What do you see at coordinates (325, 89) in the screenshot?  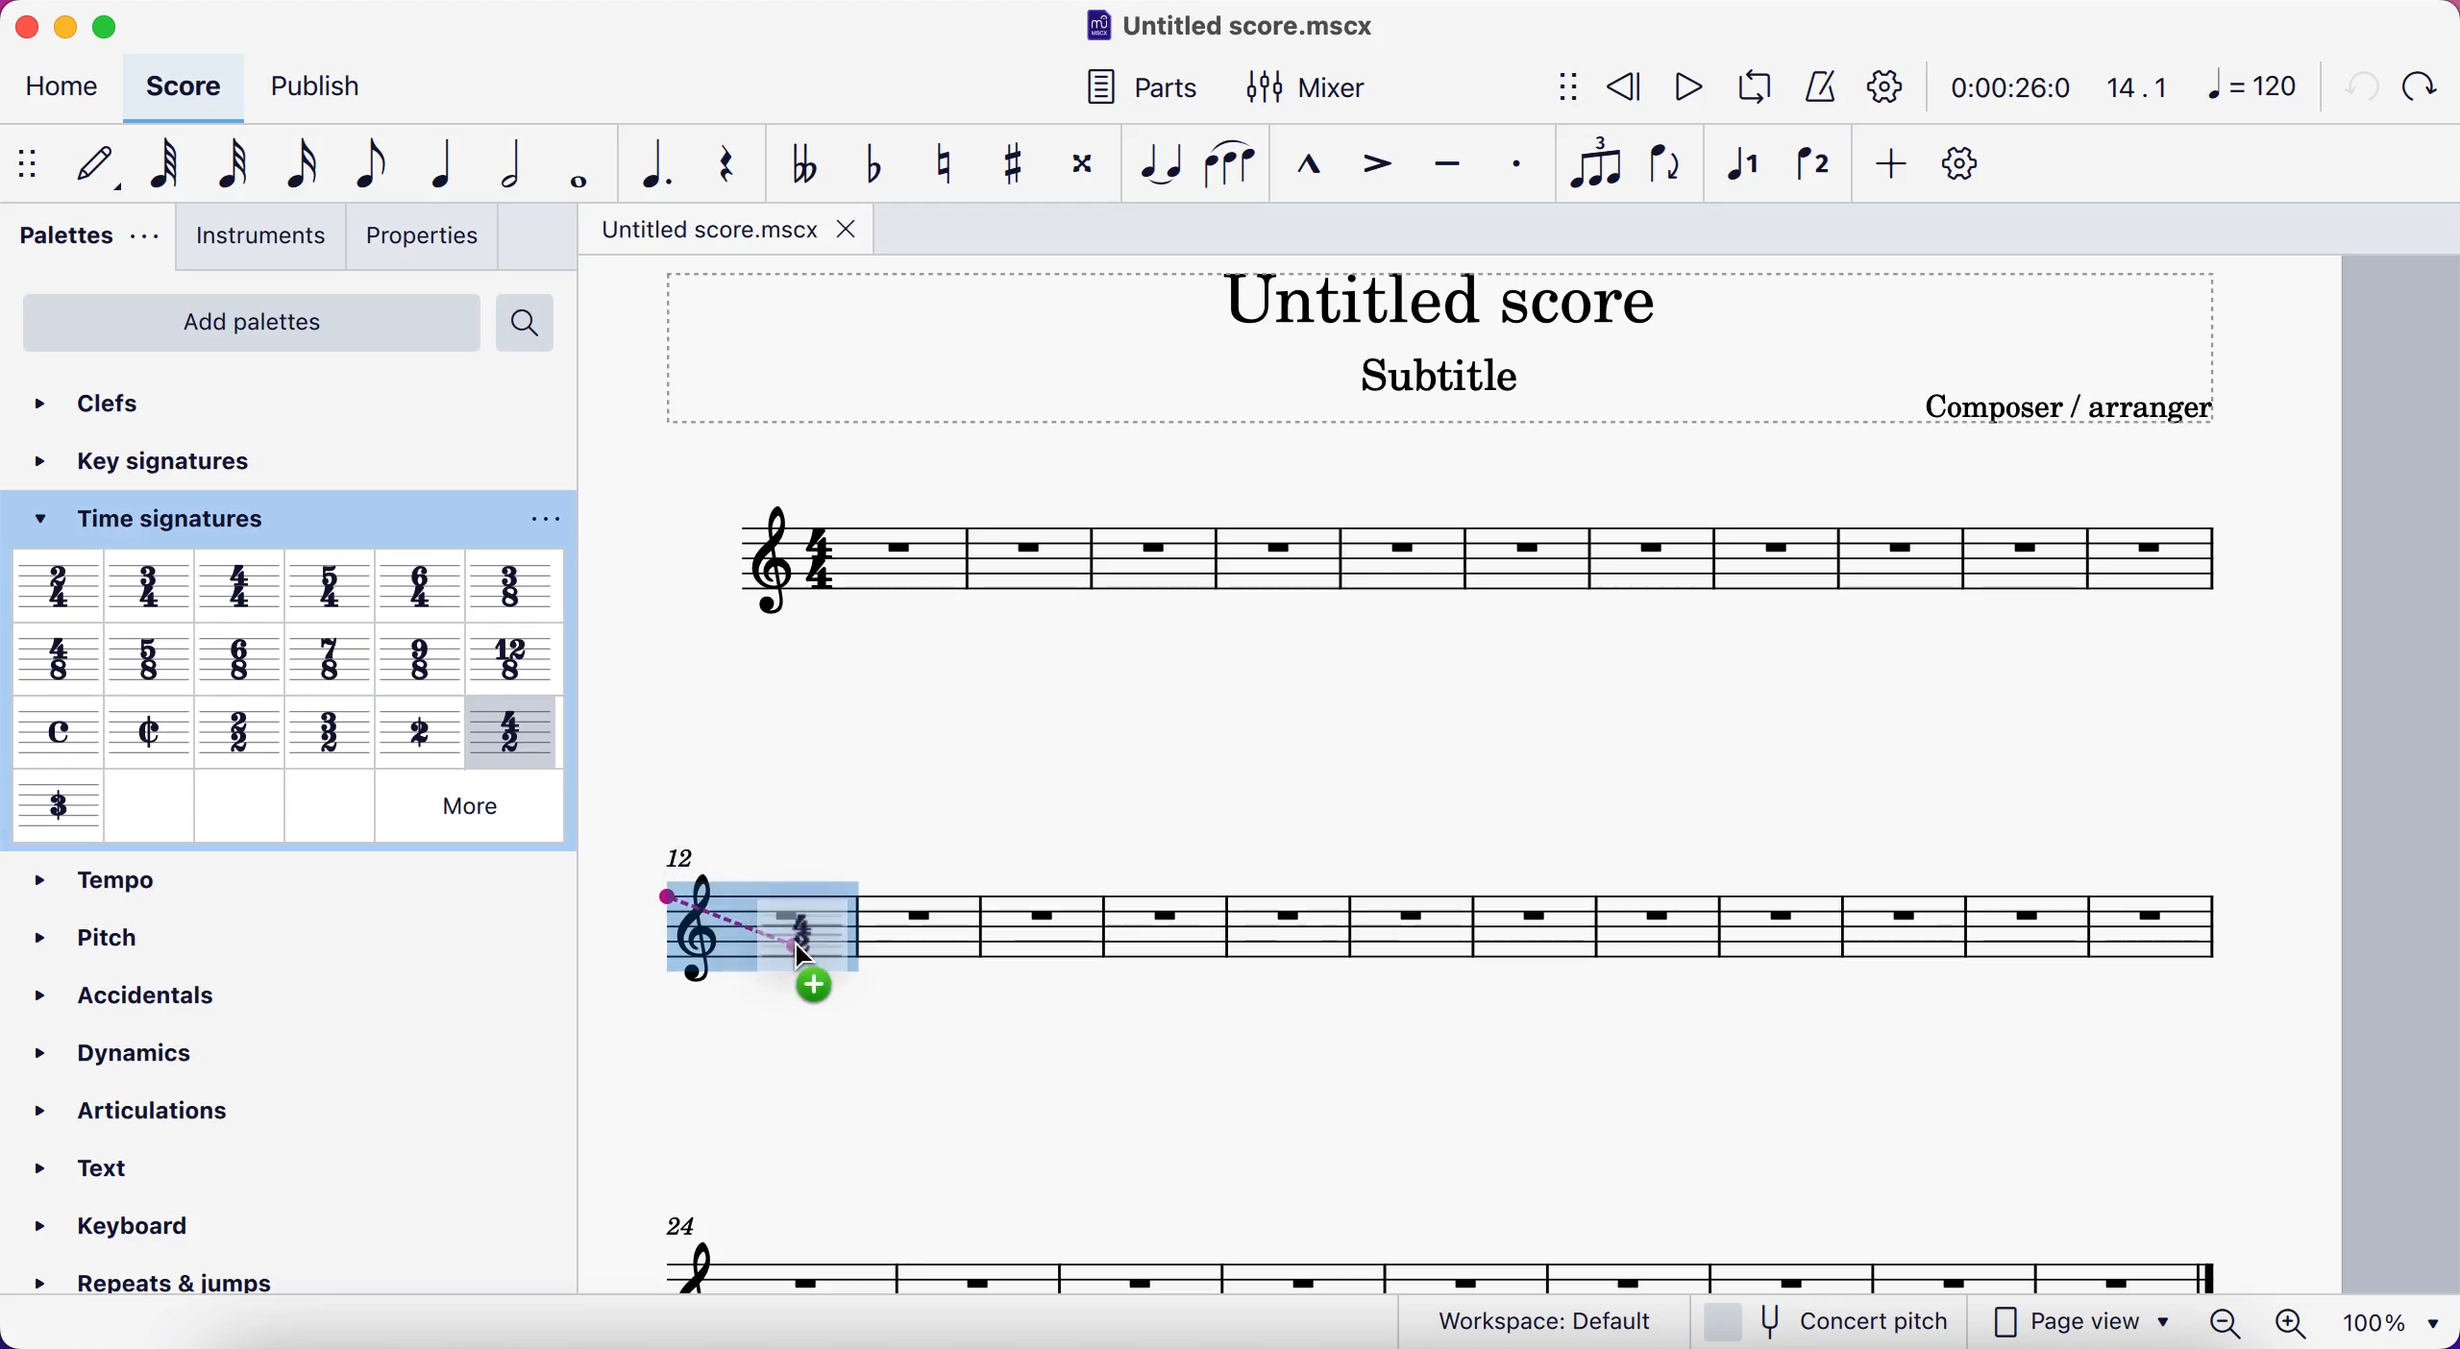 I see `publish` at bounding box center [325, 89].